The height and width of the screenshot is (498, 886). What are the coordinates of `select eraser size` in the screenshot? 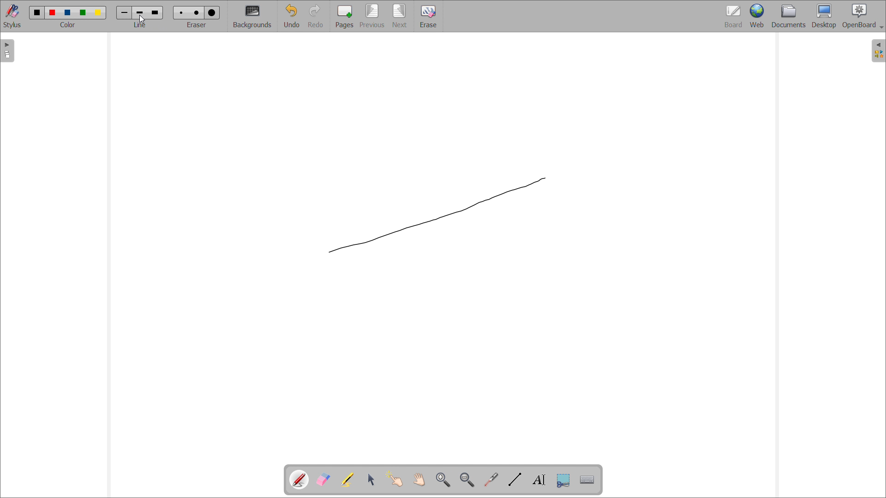 It's located at (197, 25).